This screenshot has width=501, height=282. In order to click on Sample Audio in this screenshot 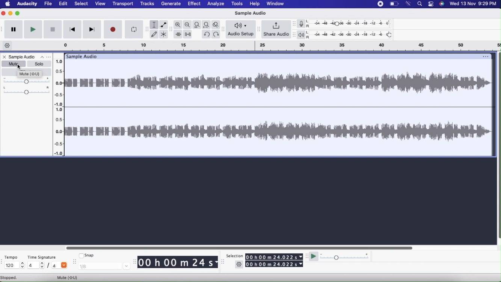, I will do `click(252, 12)`.